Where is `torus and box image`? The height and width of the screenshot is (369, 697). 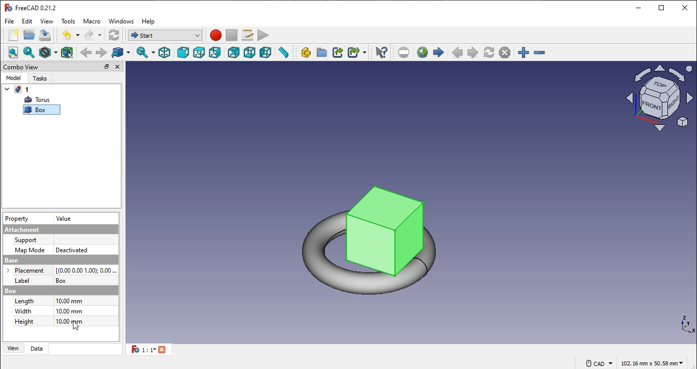
torus and box image is located at coordinates (380, 228).